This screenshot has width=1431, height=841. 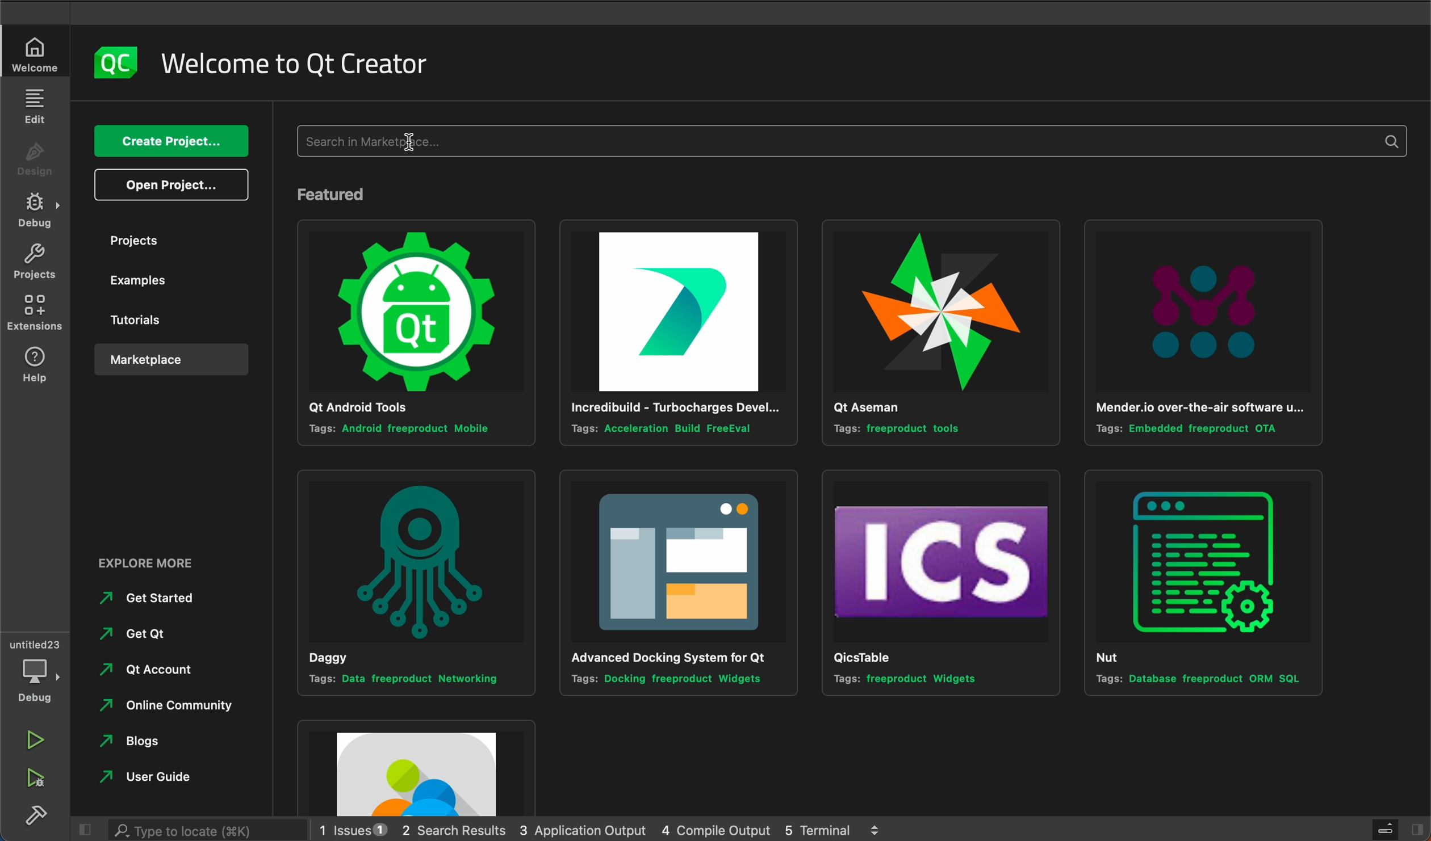 I want to click on search bar, so click(x=855, y=142).